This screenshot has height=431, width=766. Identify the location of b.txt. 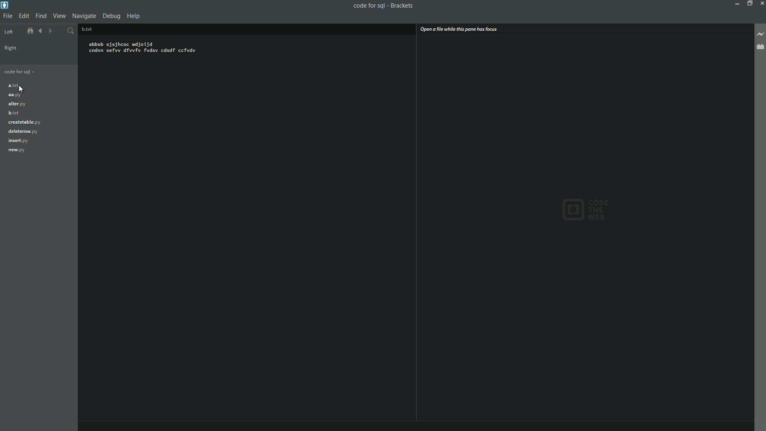
(13, 113).